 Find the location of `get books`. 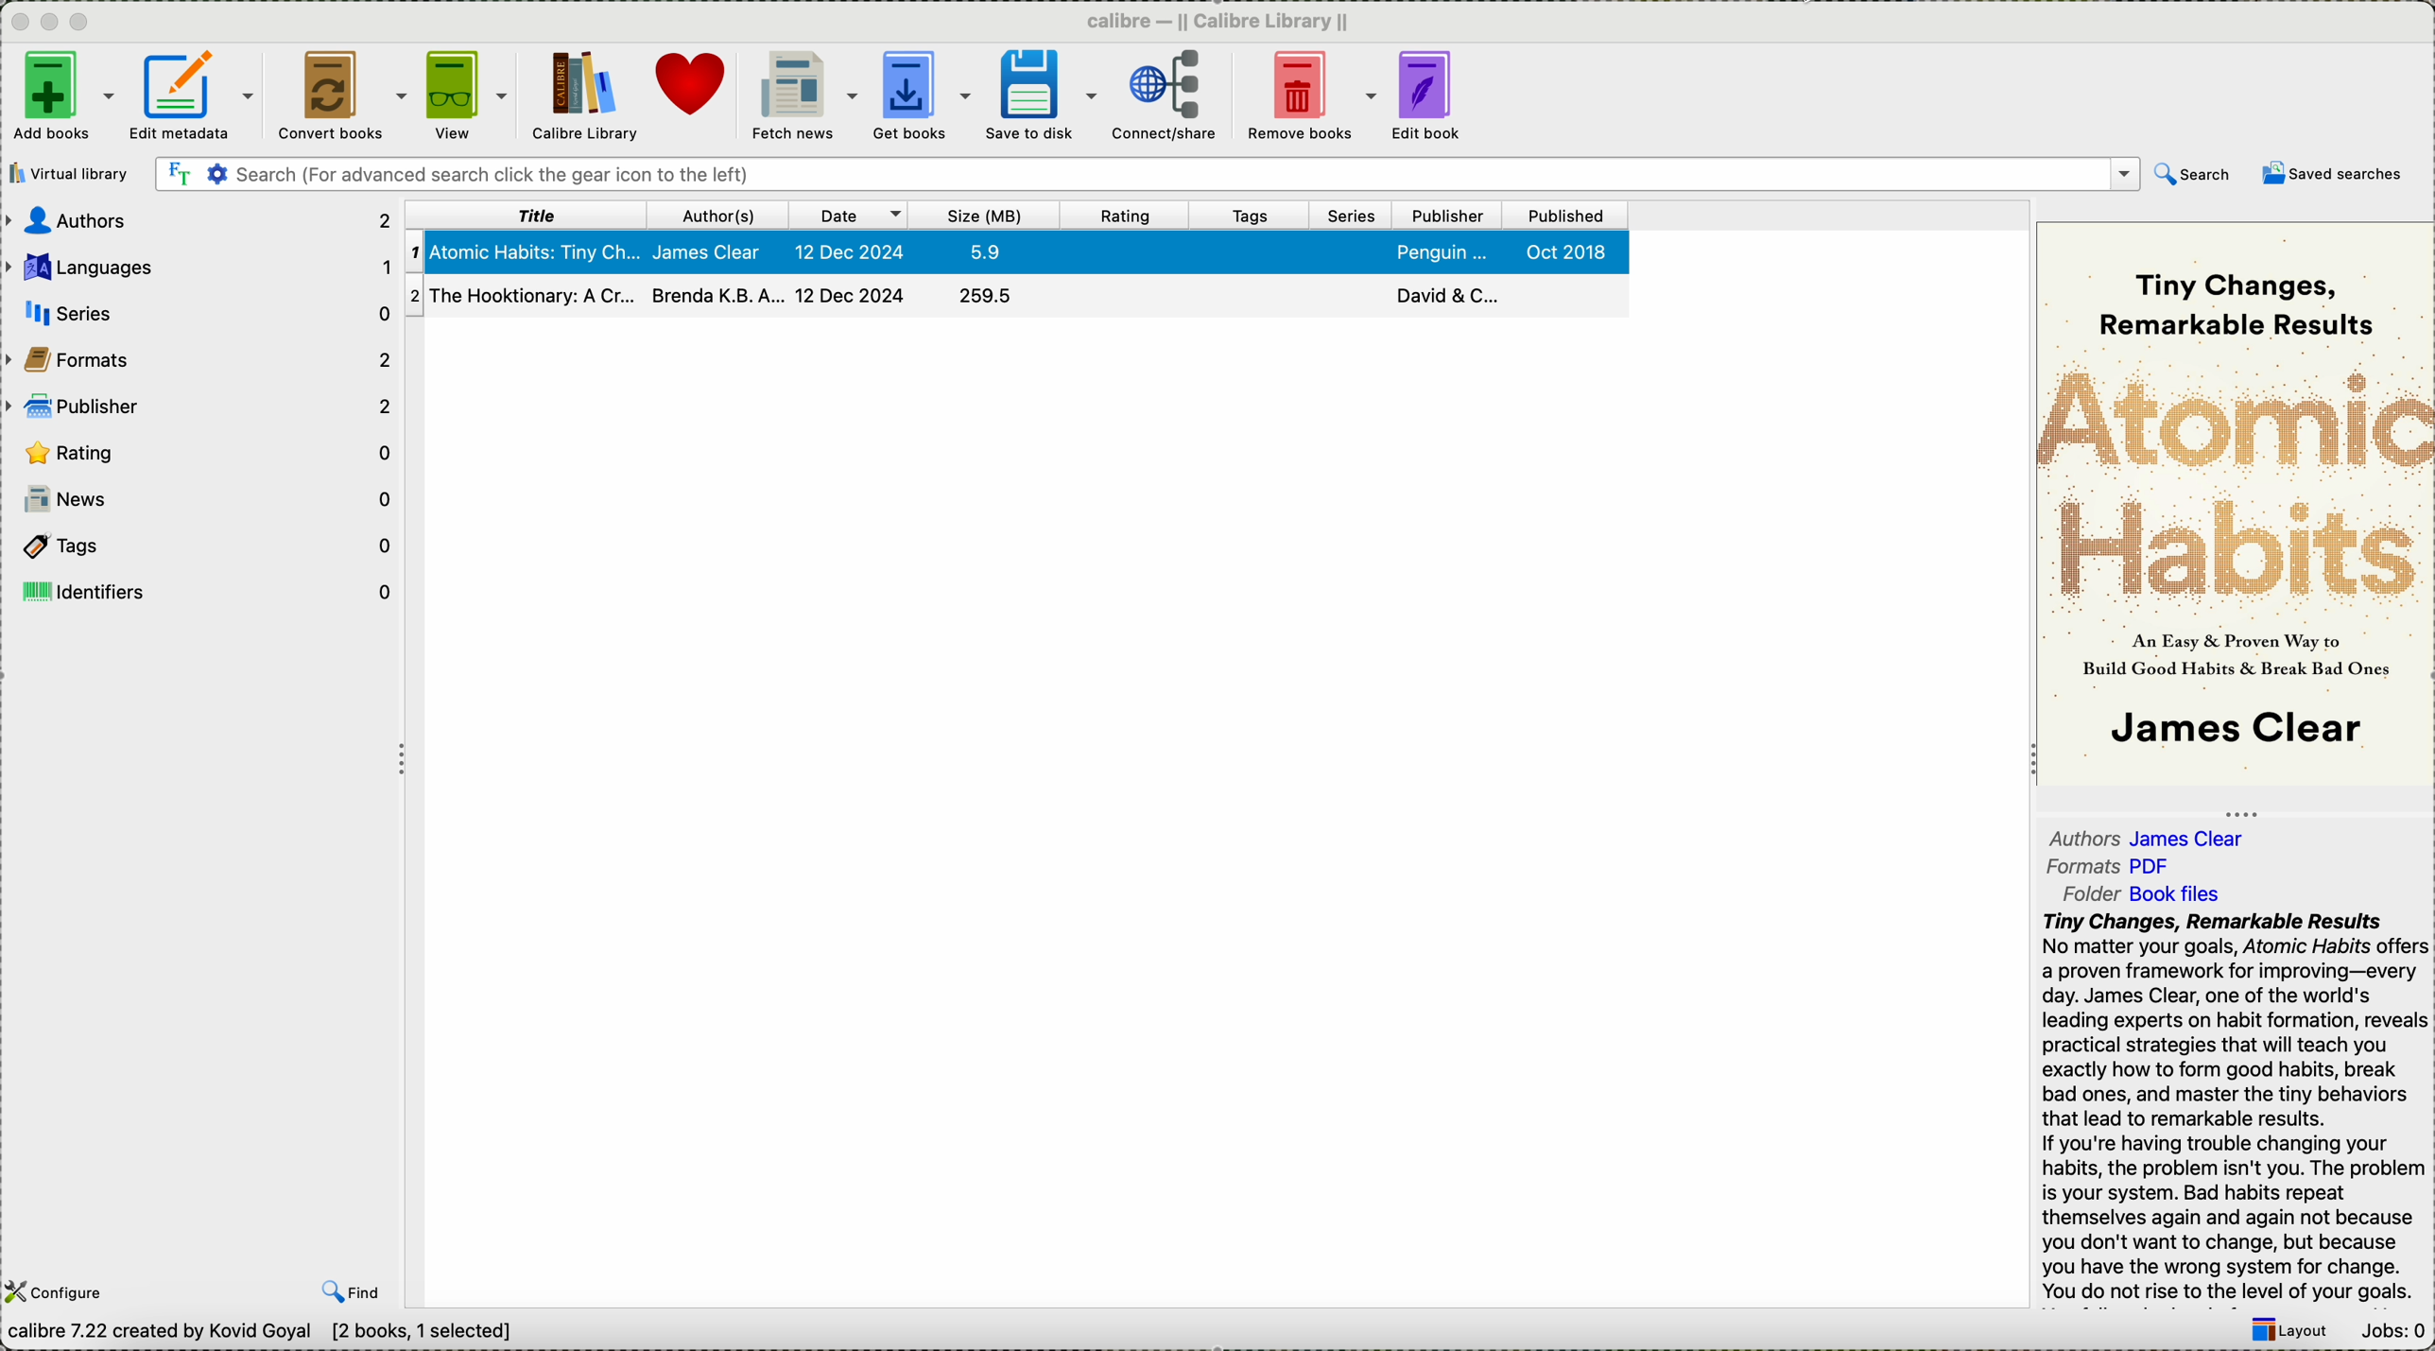

get books is located at coordinates (919, 95).